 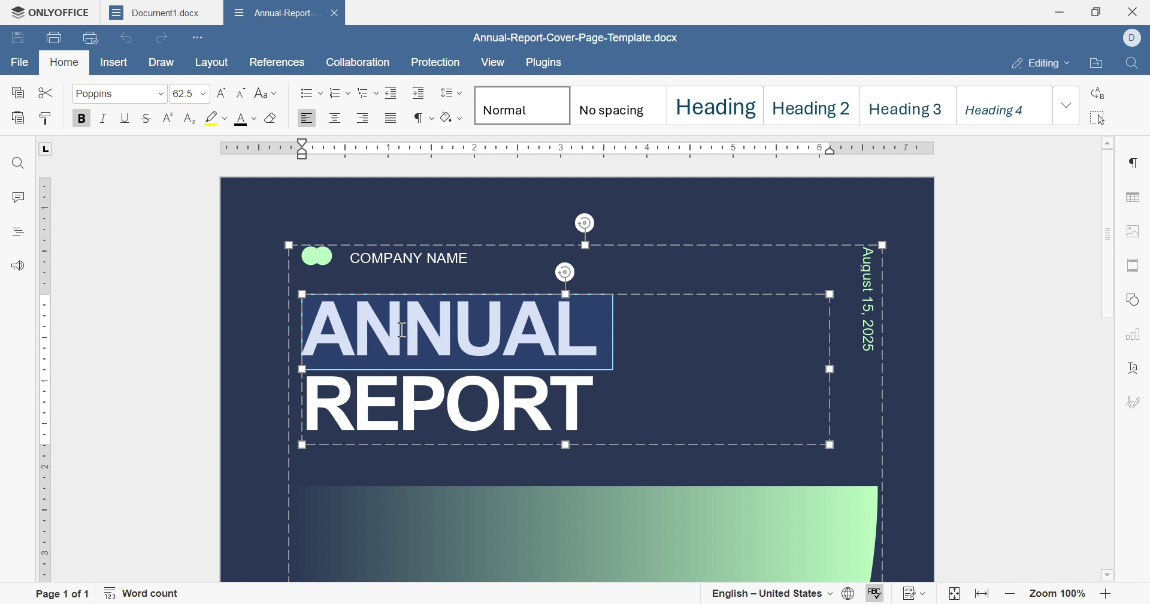 What do you see at coordinates (334, 118) in the screenshot?
I see `align left` at bounding box center [334, 118].